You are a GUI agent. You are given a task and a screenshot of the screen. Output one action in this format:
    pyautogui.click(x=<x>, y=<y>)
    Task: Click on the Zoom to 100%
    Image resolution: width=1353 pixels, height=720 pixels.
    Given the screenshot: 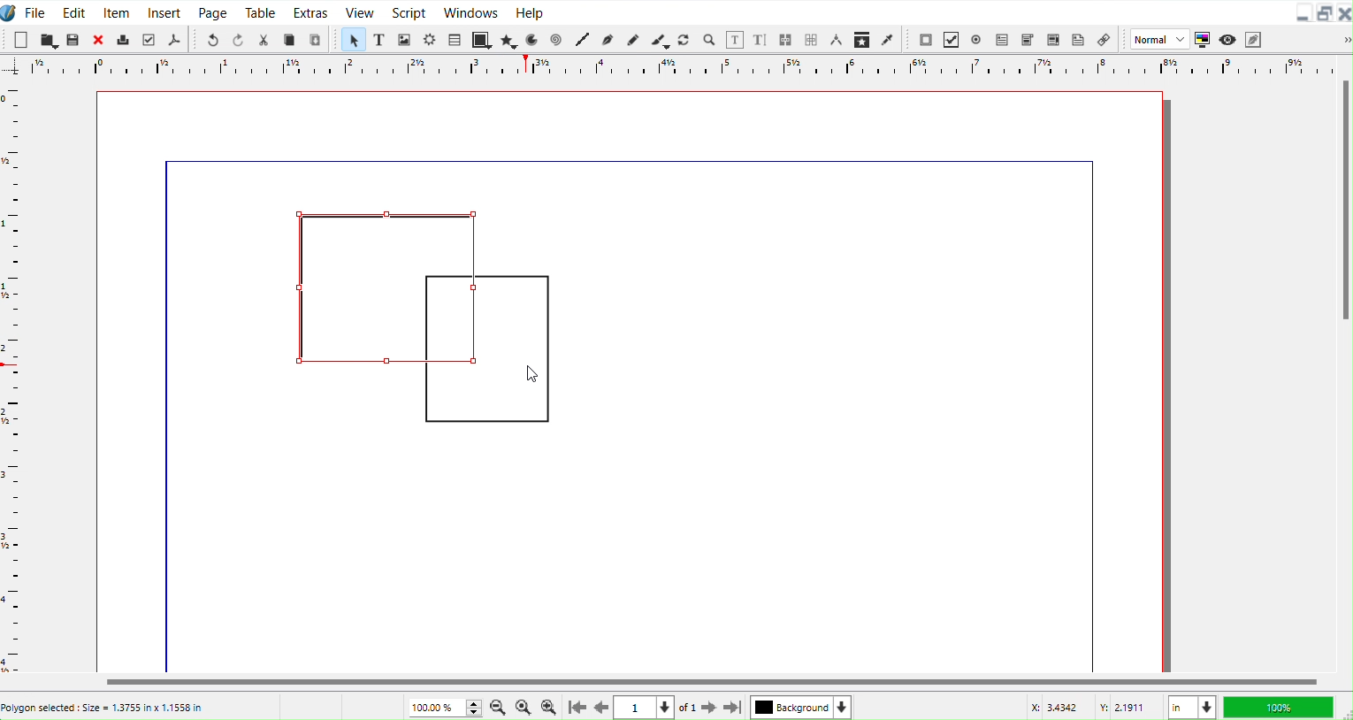 What is the action you would take?
    pyautogui.click(x=524, y=707)
    